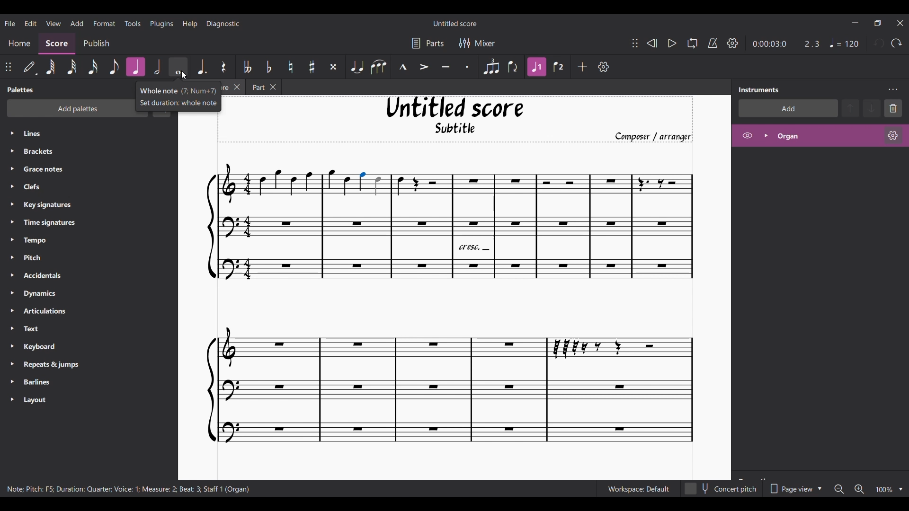  I want to click on Zoom out, so click(839, 489).